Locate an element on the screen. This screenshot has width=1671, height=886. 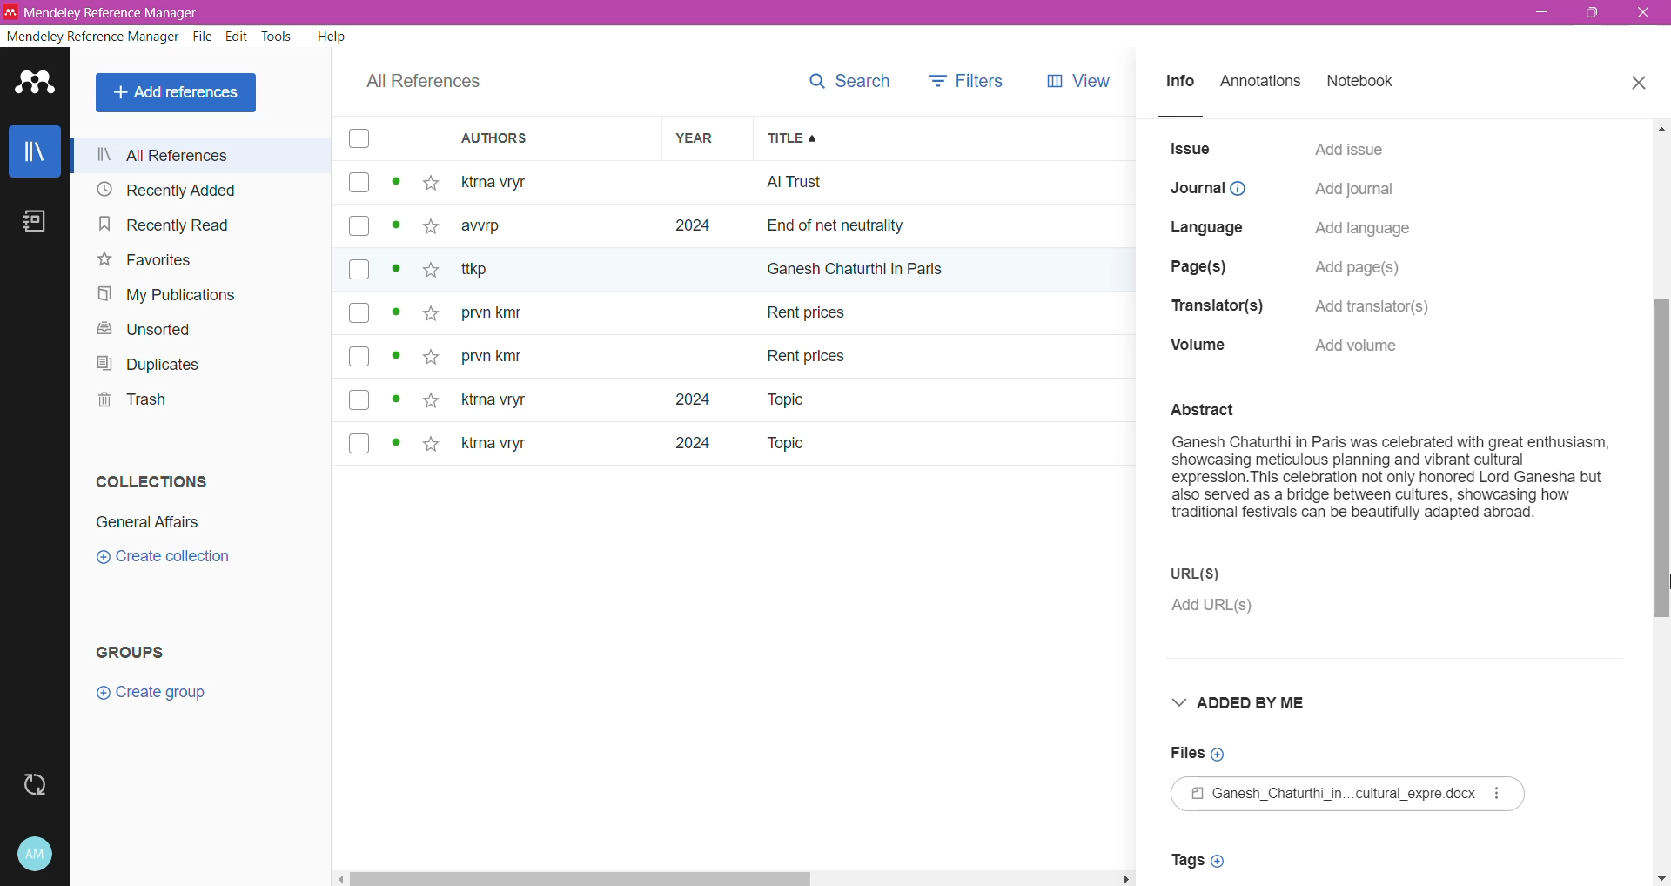
Horizontal Scroll Bar is located at coordinates (737, 879).